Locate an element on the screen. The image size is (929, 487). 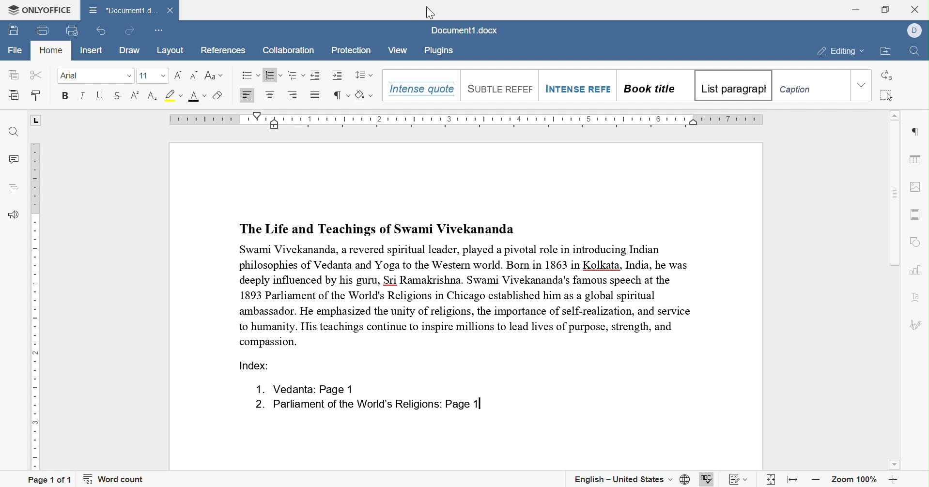
line spacing is located at coordinates (362, 75).